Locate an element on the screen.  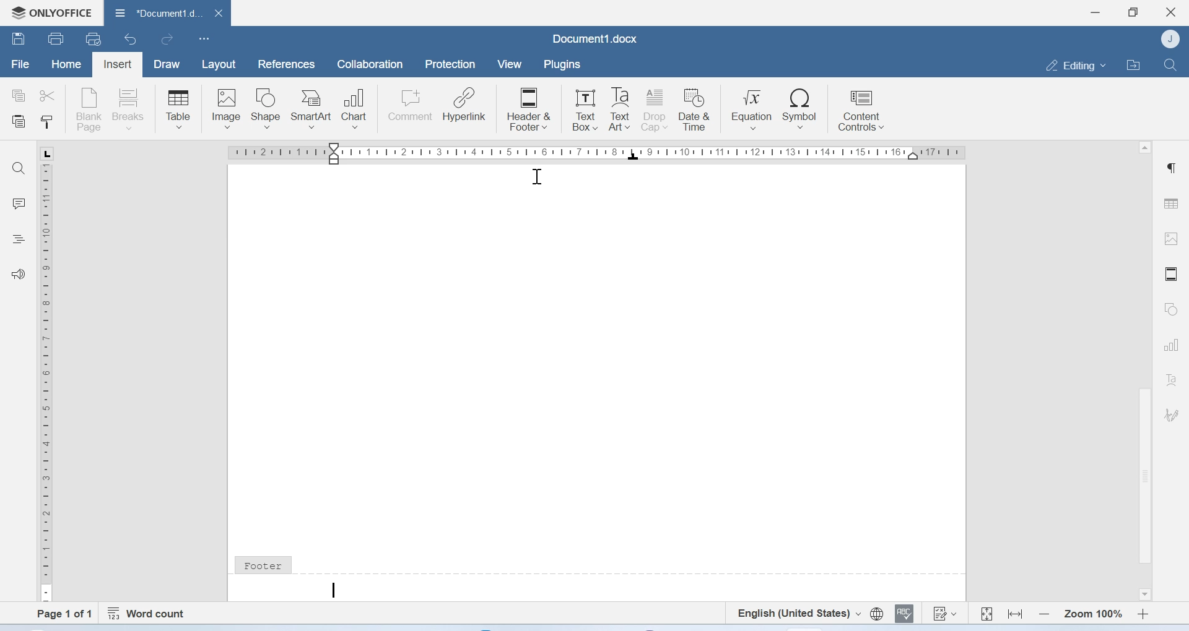
Shape is located at coordinates (268, 108).